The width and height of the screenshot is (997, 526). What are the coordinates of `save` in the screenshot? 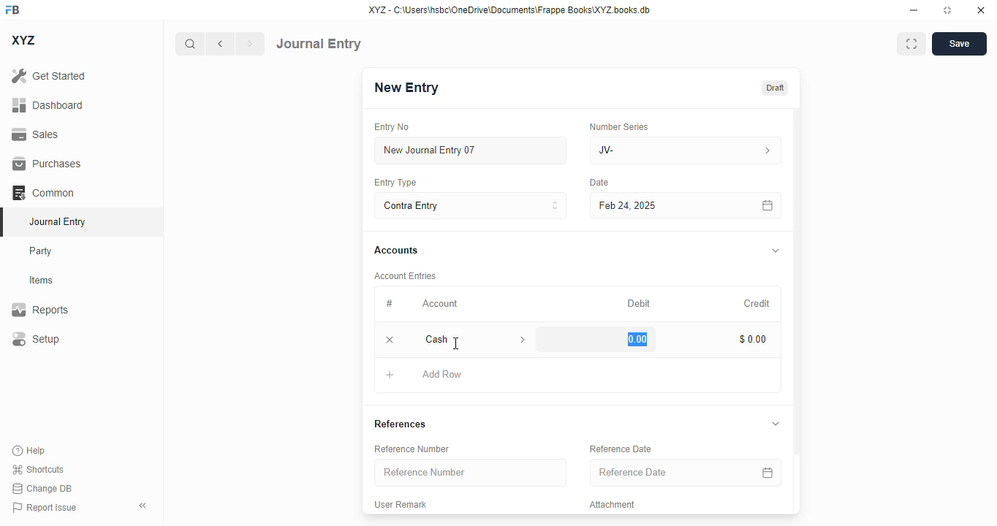 It's located at (959, 44).